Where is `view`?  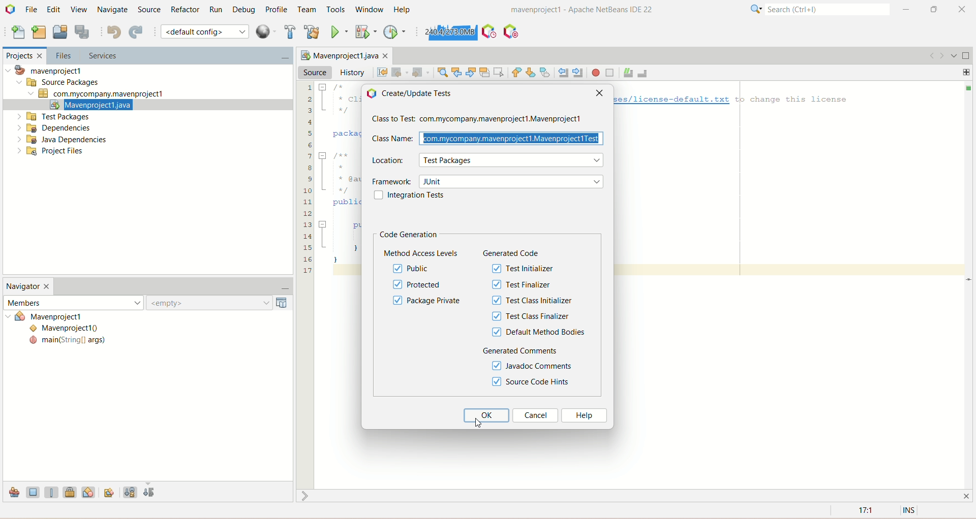
view is located at coordinates (77, 9).